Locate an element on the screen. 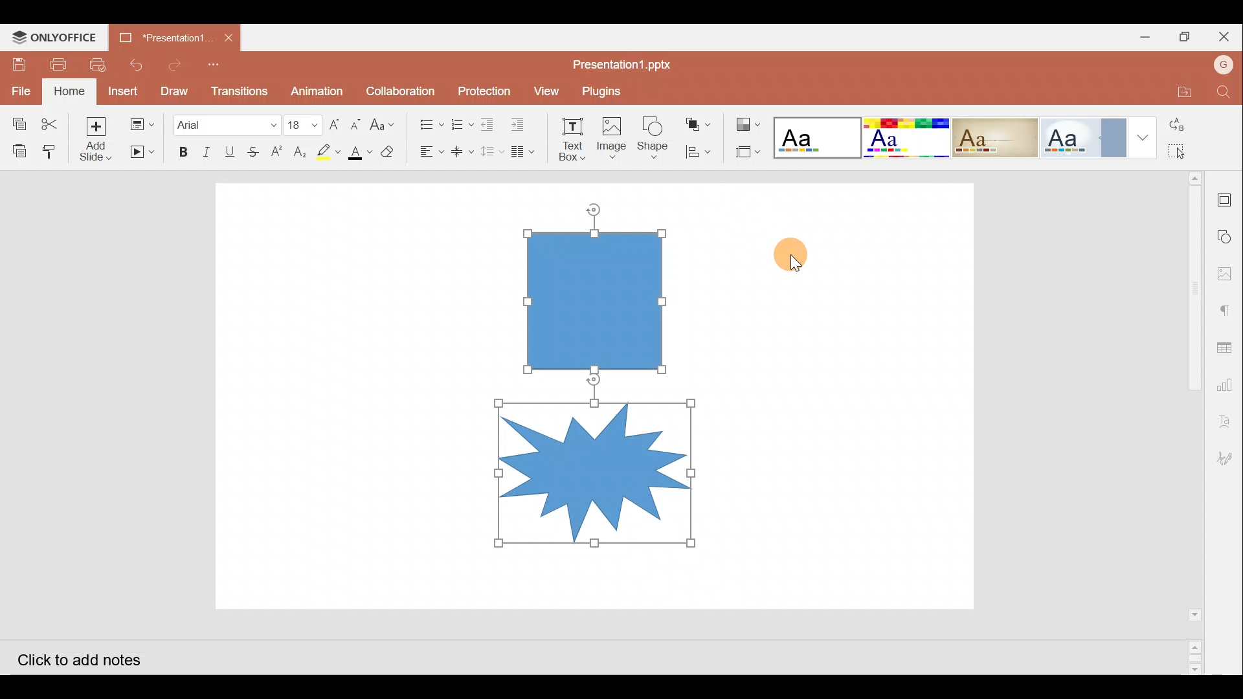 This screenshot has height=699, width=1243. Insert image is located at coordinates (610, 133).